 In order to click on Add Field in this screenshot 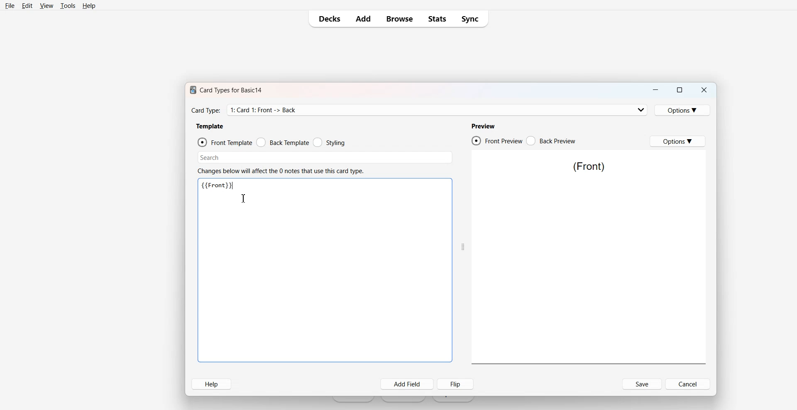, I will do `click(408, 384)`.